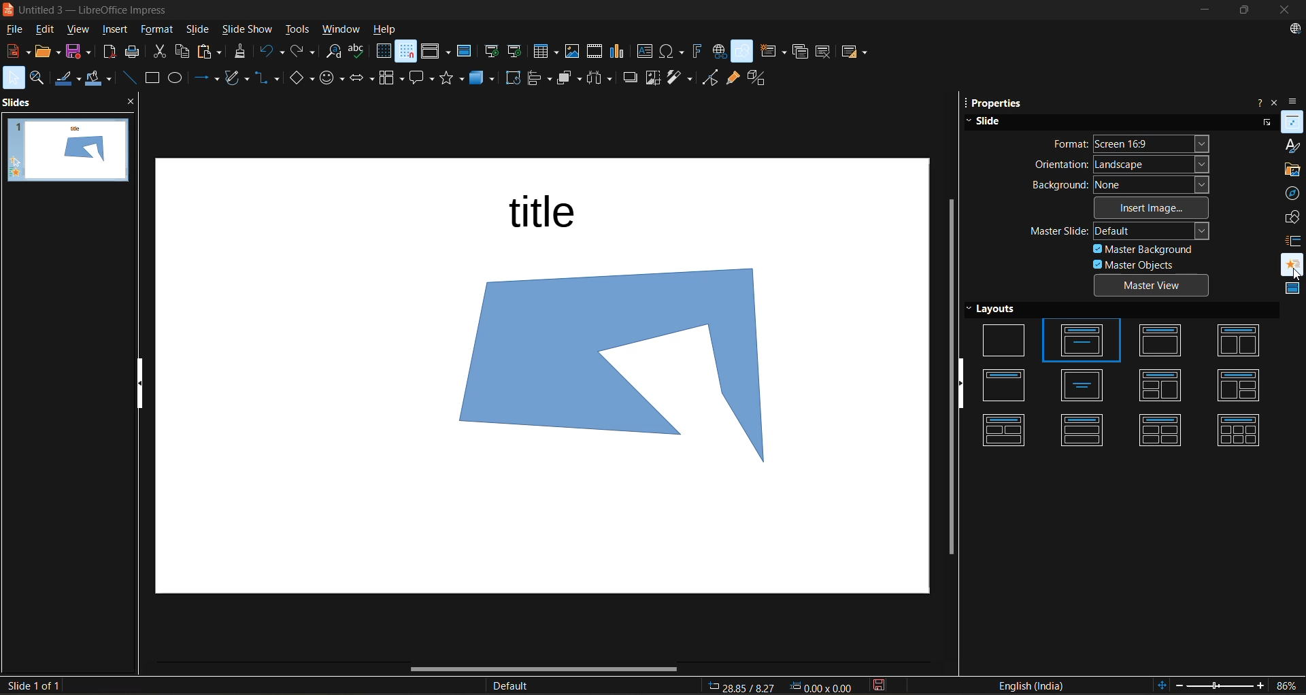  What do you see at coordinates (964, 383) in the screenshot?
I see `hide` at bounding box center [964, 383].